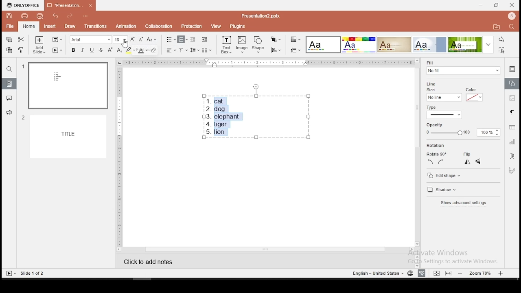 The width and height of the screenshot is (521, 293). I want to click on presentation2.pptx, so click(261, 15).